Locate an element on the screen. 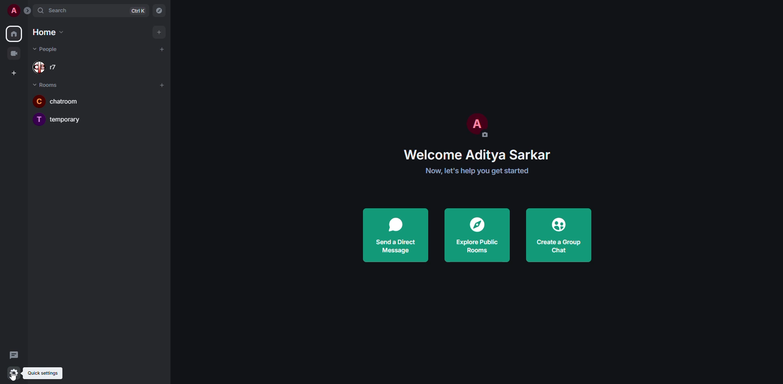  temporary is located at coordinates (60, 119).